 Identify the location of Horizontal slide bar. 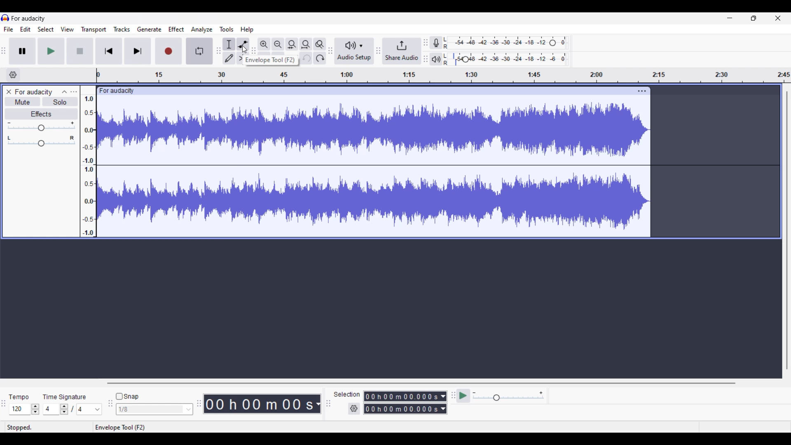
(421, 383).